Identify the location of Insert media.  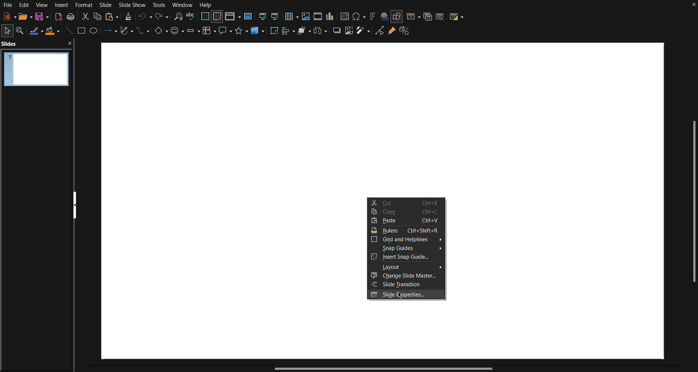
(318, 16).